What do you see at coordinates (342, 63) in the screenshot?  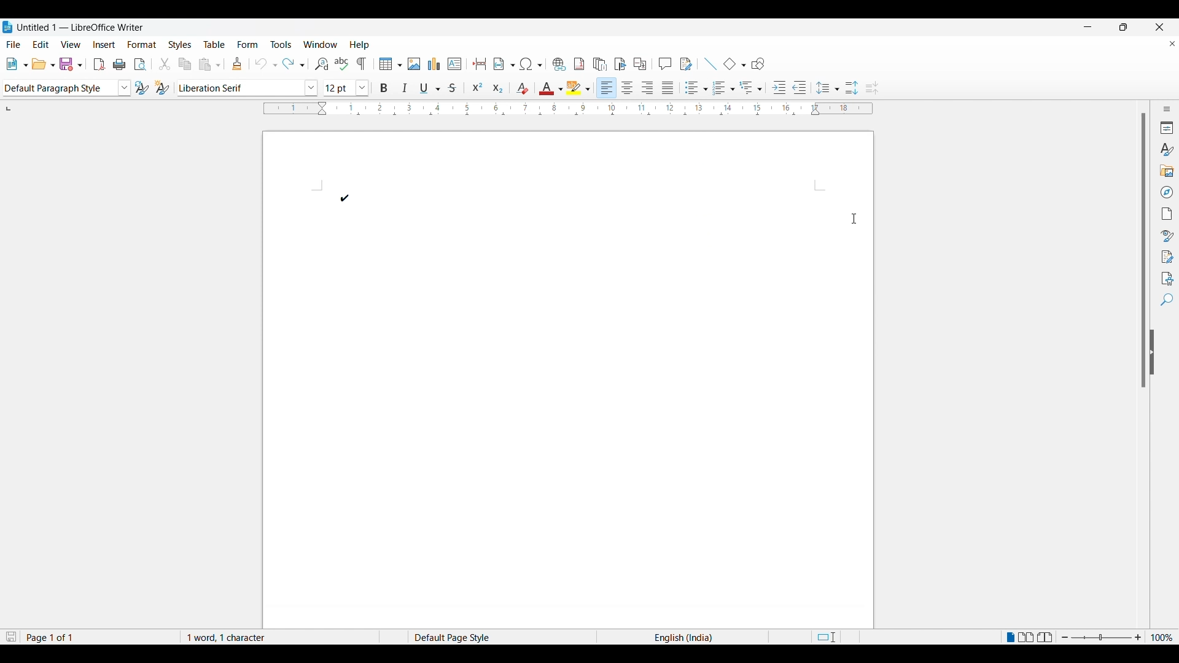 I see `spell check` at bounding box center [342, 63].